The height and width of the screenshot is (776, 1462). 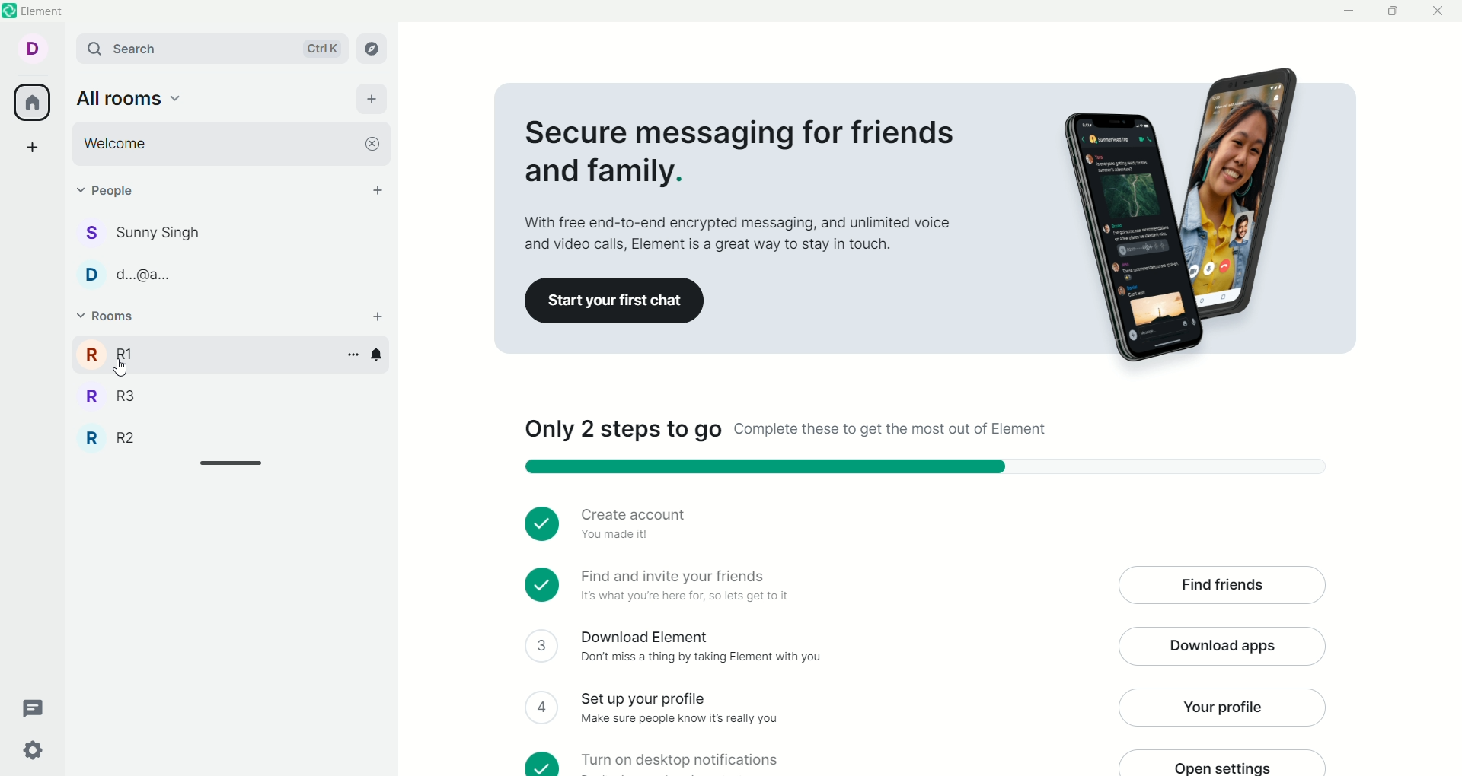 What do you see at coordinates (701, 647) in the screenshot?
I see `Indicates step 3: Download Element` at bounding box center [701, 647].